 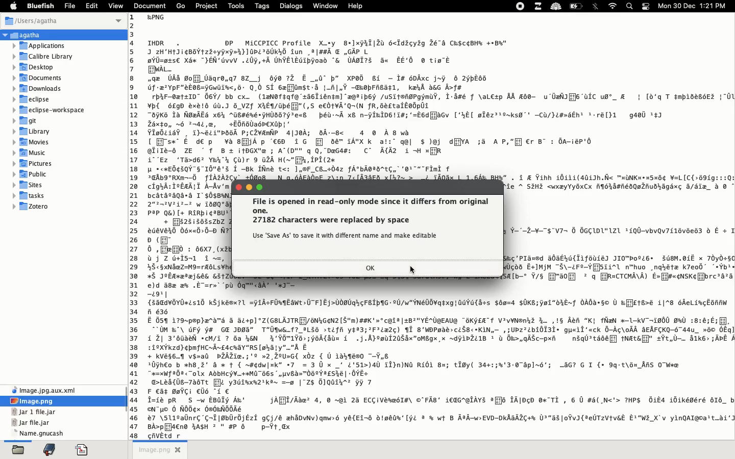 What do you see at coordinates (43, 57) in the screenshot?
I see `calibre library` at bounding box center [43, 57].